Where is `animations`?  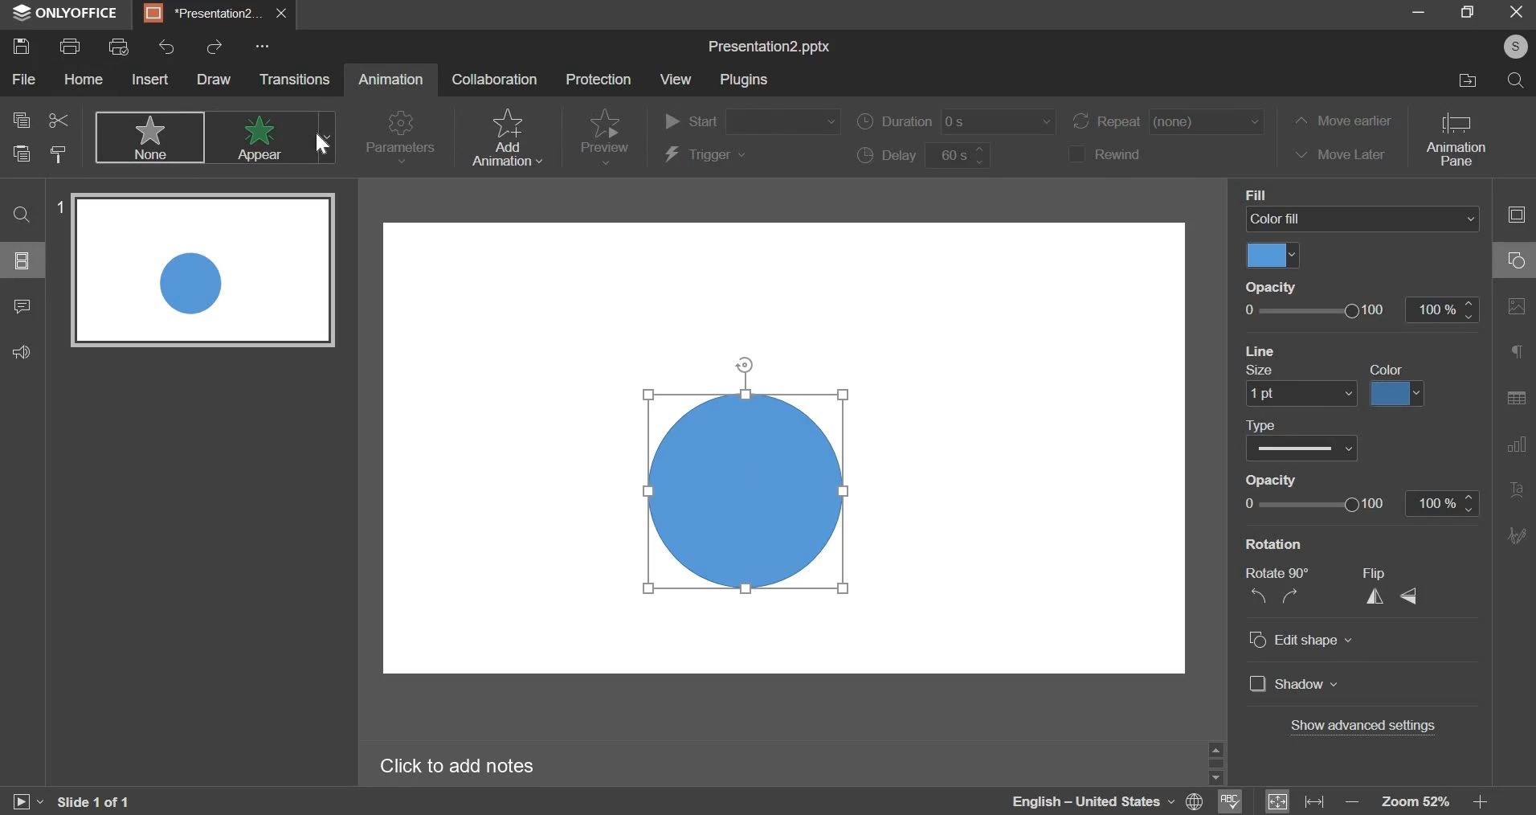 animations is located at coordinates (210, 135).